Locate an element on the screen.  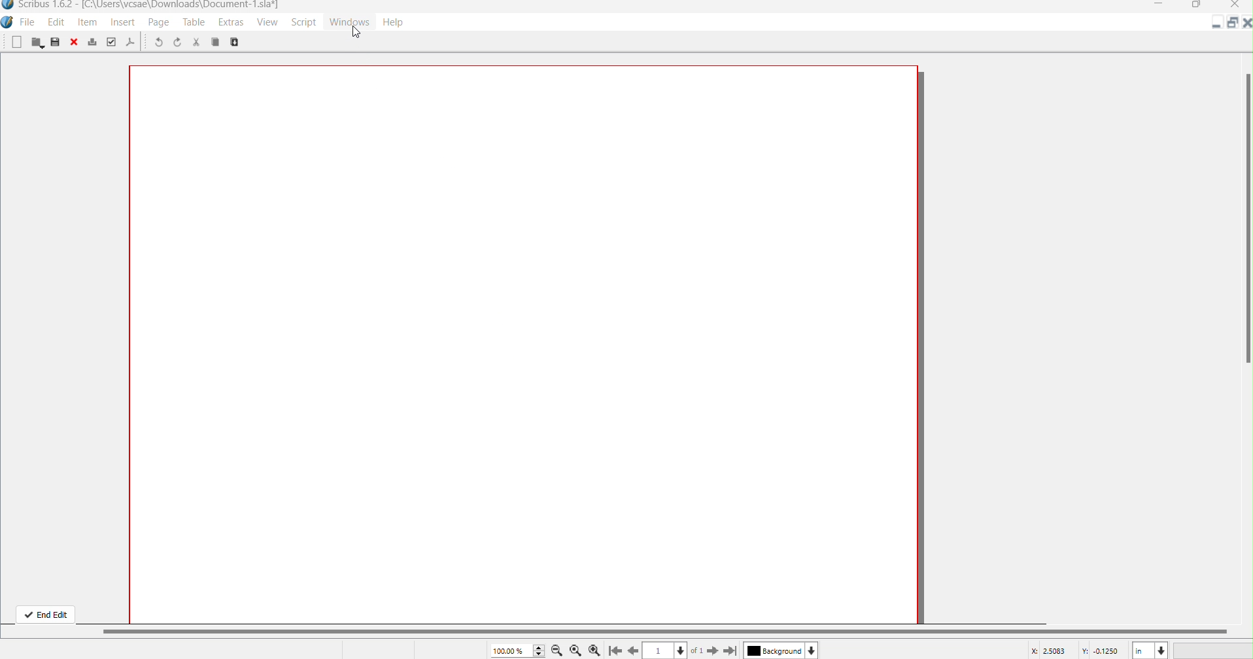
foward is located at coordinates (713, 650).